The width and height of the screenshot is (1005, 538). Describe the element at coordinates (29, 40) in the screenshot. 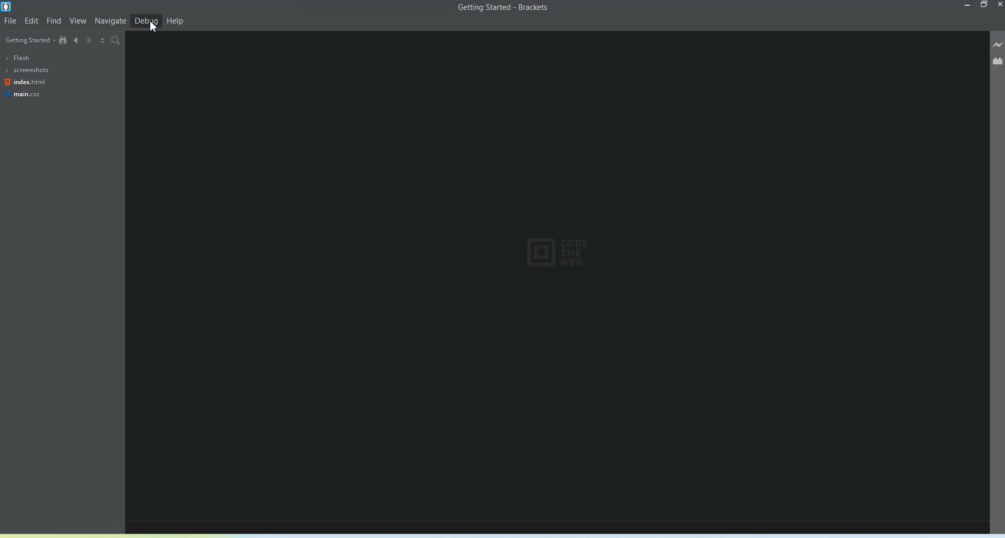

I see `Getting Started` at that location.